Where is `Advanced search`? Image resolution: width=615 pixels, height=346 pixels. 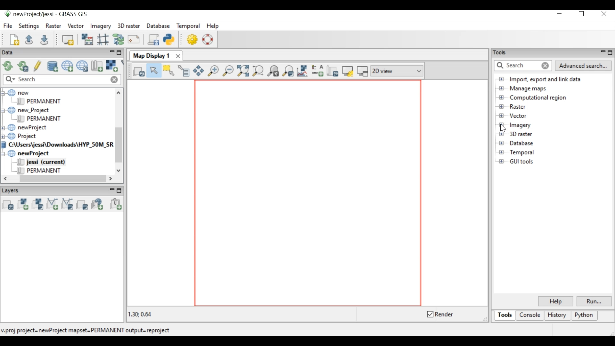
Advanced search is located at coordinates (583, 65).